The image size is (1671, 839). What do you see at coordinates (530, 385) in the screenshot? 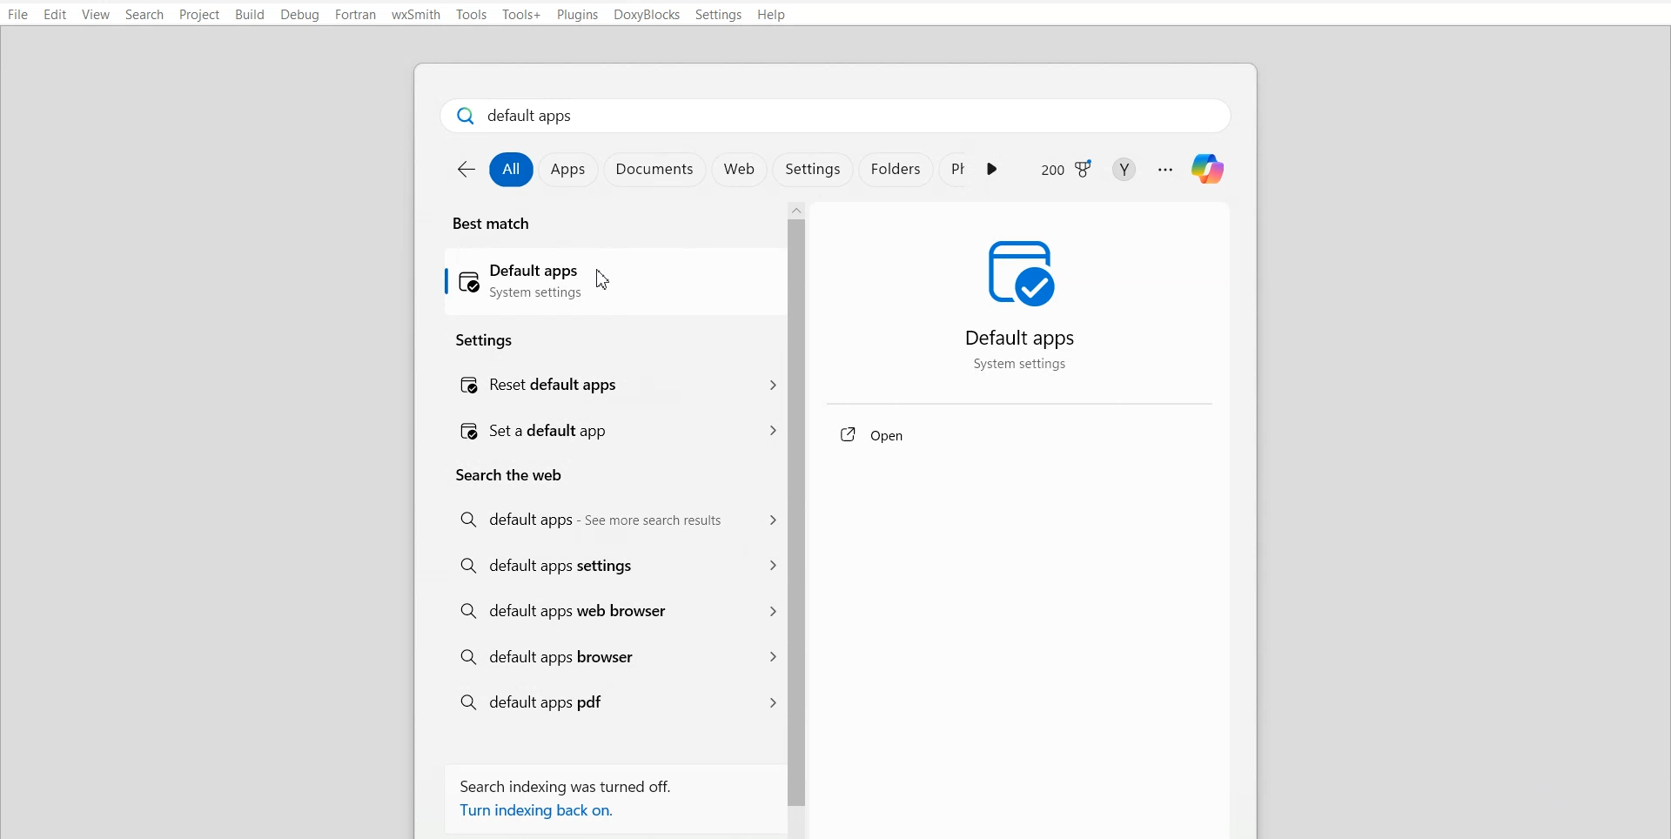
I see `Reset default apps` at bounding box center [530, 385].